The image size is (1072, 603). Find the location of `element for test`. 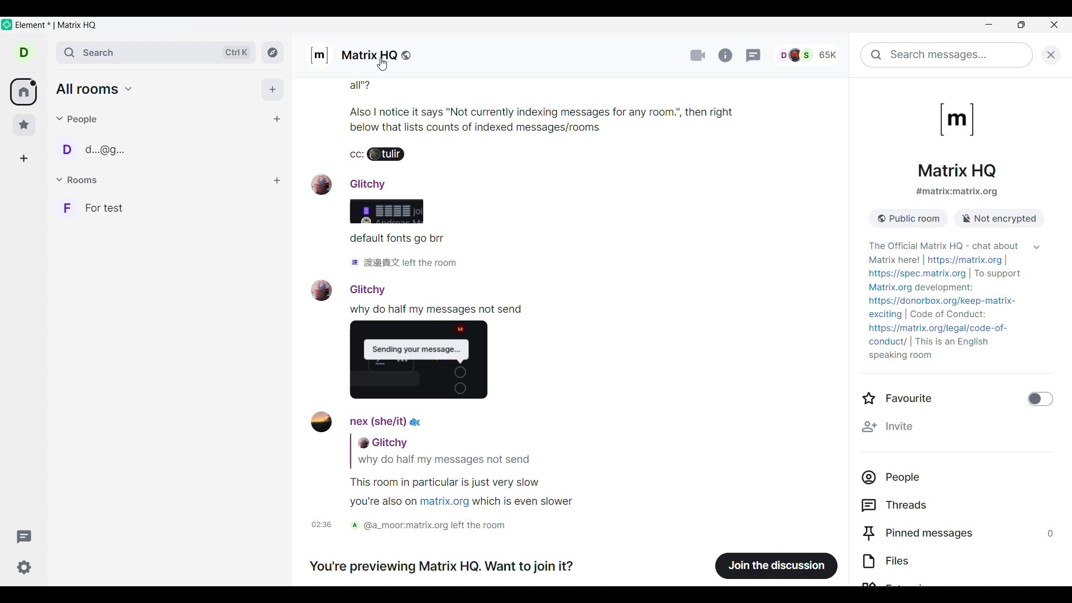

element for test is located at coordinates (58, 26).